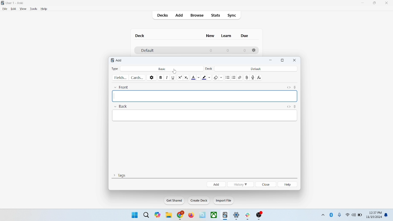 This screenshot has height=221, width=393. What do you see at coordinates (295, 107) in the screenshot?
I see `sticky` at bounding box center [295, 107].